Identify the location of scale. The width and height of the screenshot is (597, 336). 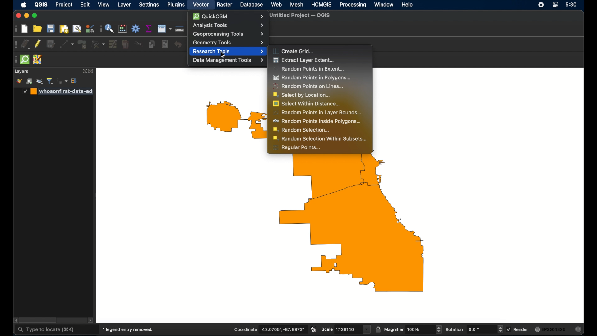
(345, 329).